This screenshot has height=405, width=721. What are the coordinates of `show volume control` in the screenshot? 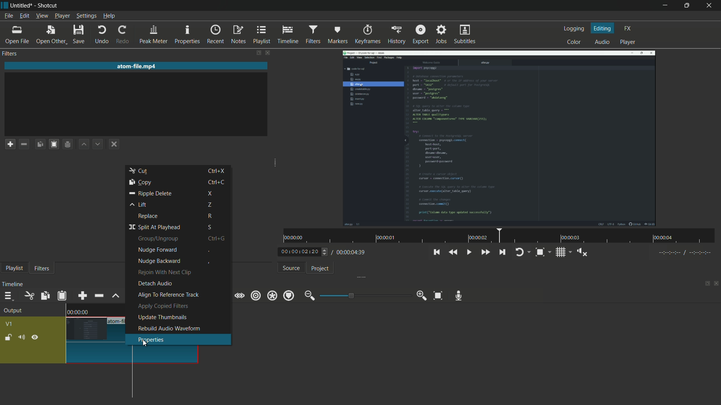 It's located at (580, 252).